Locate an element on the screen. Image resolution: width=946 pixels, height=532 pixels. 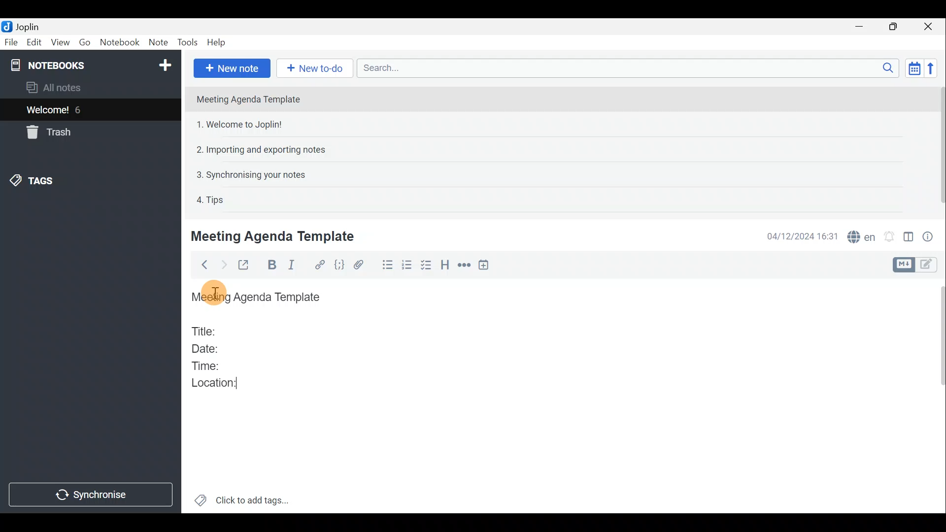
Welcome! is located at coordinates (48, 111).